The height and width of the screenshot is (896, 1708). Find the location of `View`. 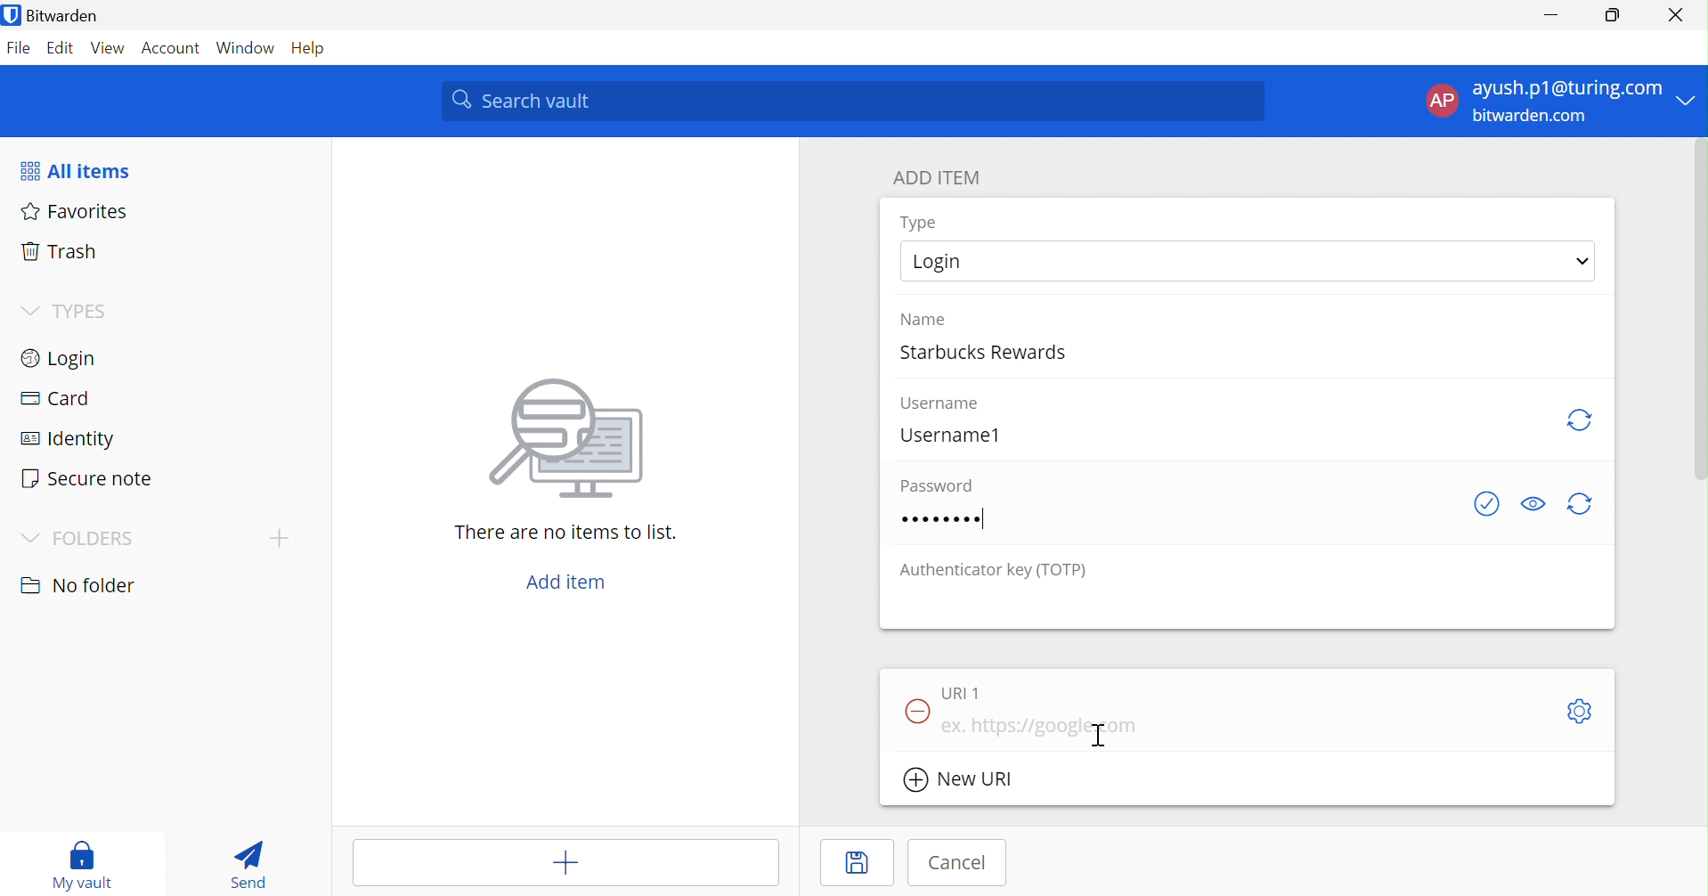

View is located at coordinates (108, 51).